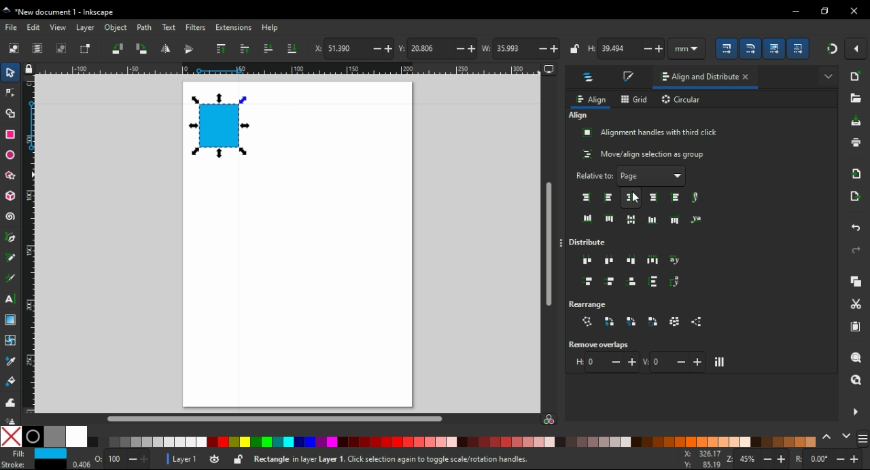 This screenshot has width=870, height=470. I want to click on distribute horizontally with even spacing between centers, so click(610, 260).